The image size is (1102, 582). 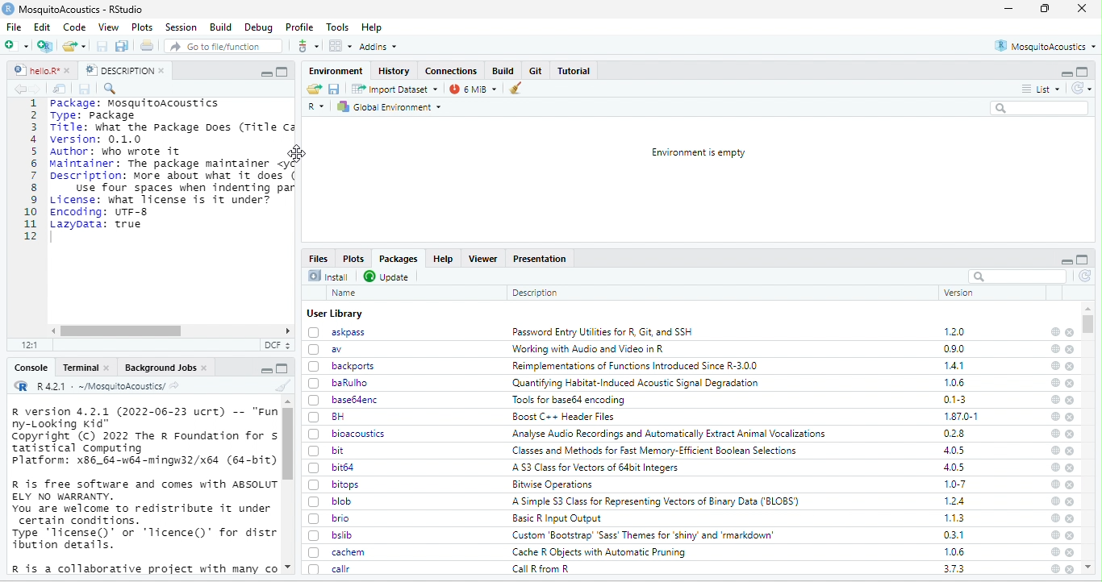 What do you see at coordinates (1008, 8) in the screenshot?
I see `minimize` at bounding box center [1008, 8].